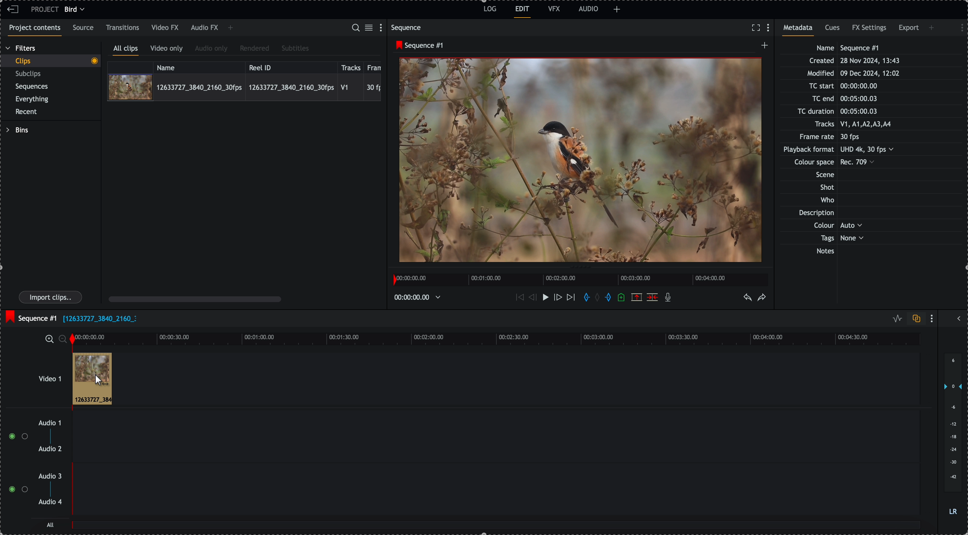 The image size is (968, 535). What do you see at coordinates (770, 28) in the screenshot?
I see `show settings menu` at bounding box center [770, 28].